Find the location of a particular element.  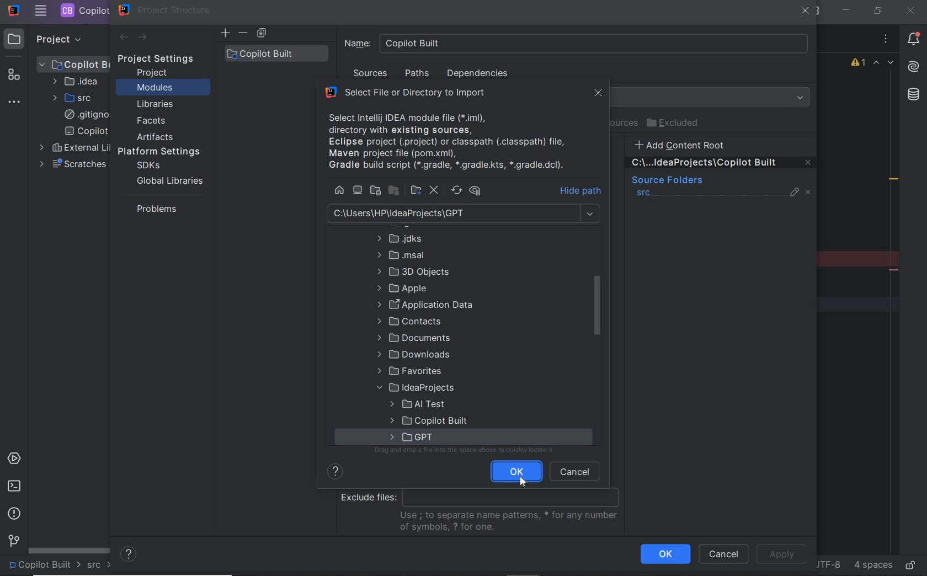

project directory is located at coordinates (375, 191).